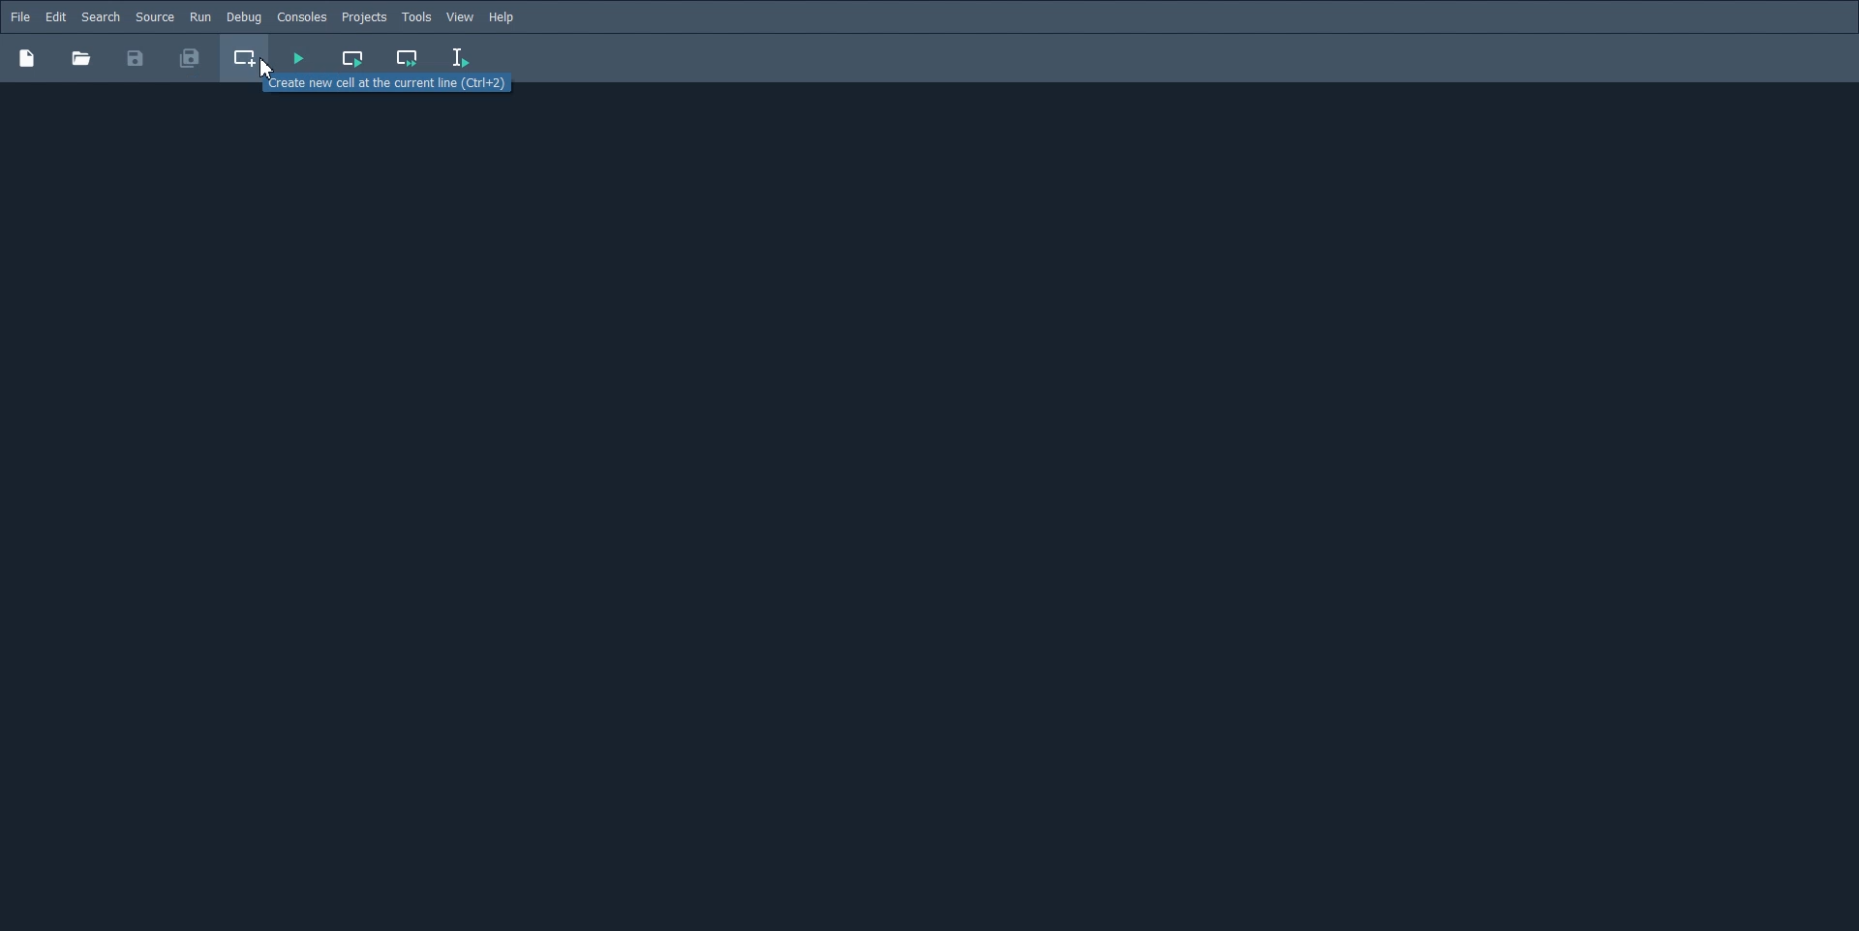  I want to click on Run Selection, so click(461, 58).